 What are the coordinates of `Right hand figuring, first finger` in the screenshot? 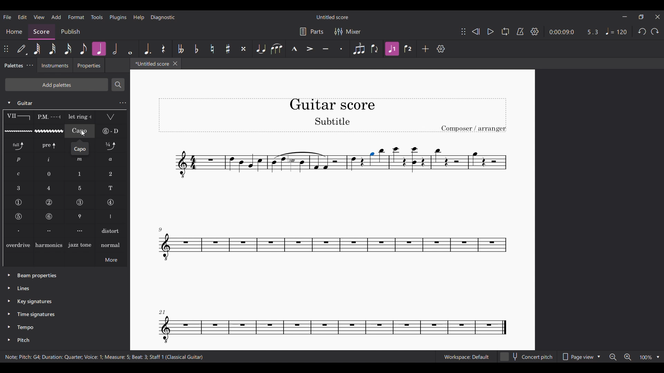 It's located at (18, 230).